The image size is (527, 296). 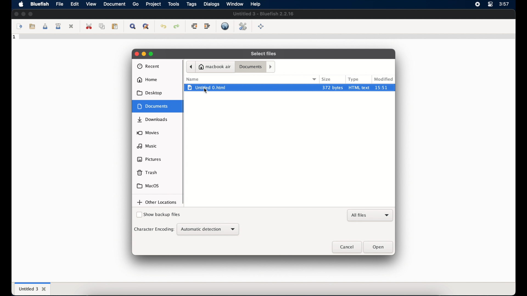 What do you see at coordinates (163, 27) in the screenshot?
I see `undo ` at bounding box center [163, 27].